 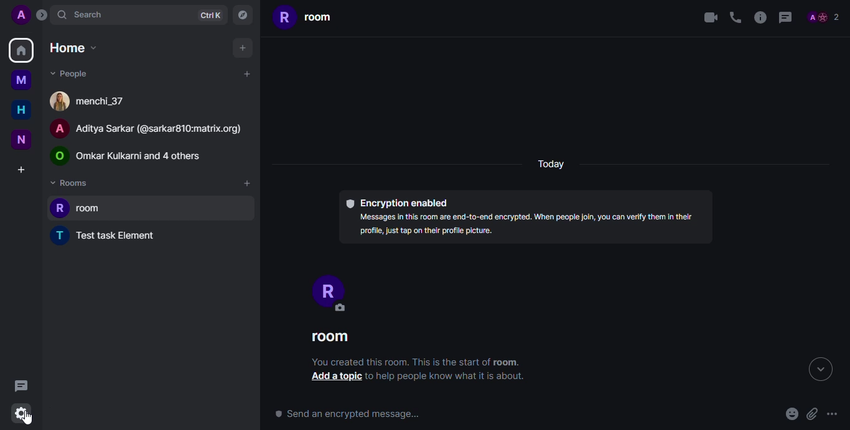 What do you see at coordinates (22, 15) in the screenshot?
I see `profile` at bounding box center [22, 15].